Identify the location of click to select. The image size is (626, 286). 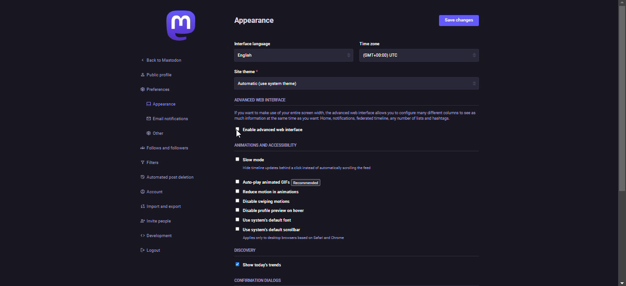
(237, 201).